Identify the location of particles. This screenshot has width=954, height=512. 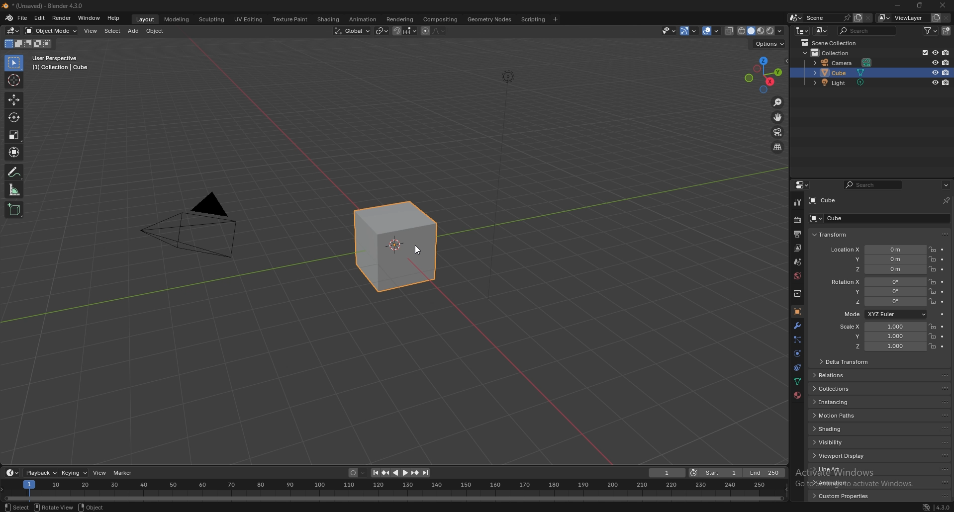
(798, 341).